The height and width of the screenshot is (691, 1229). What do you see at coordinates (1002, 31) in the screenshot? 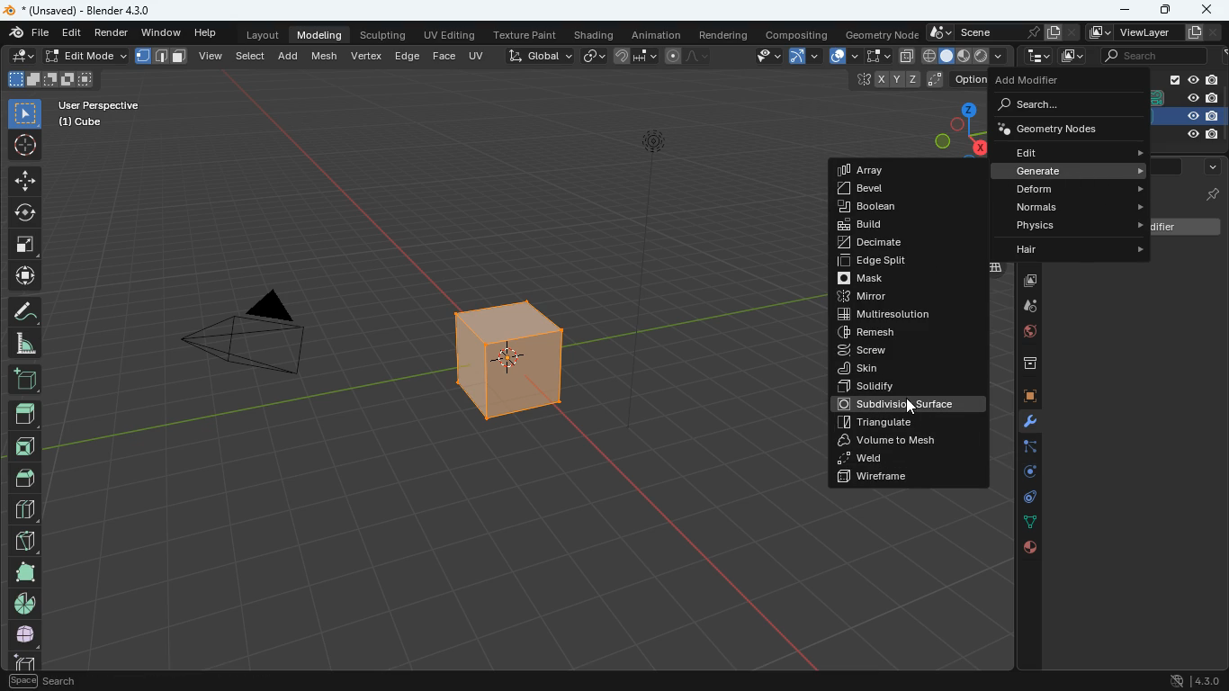
I see `scene` at bounding box center [1002, 31].